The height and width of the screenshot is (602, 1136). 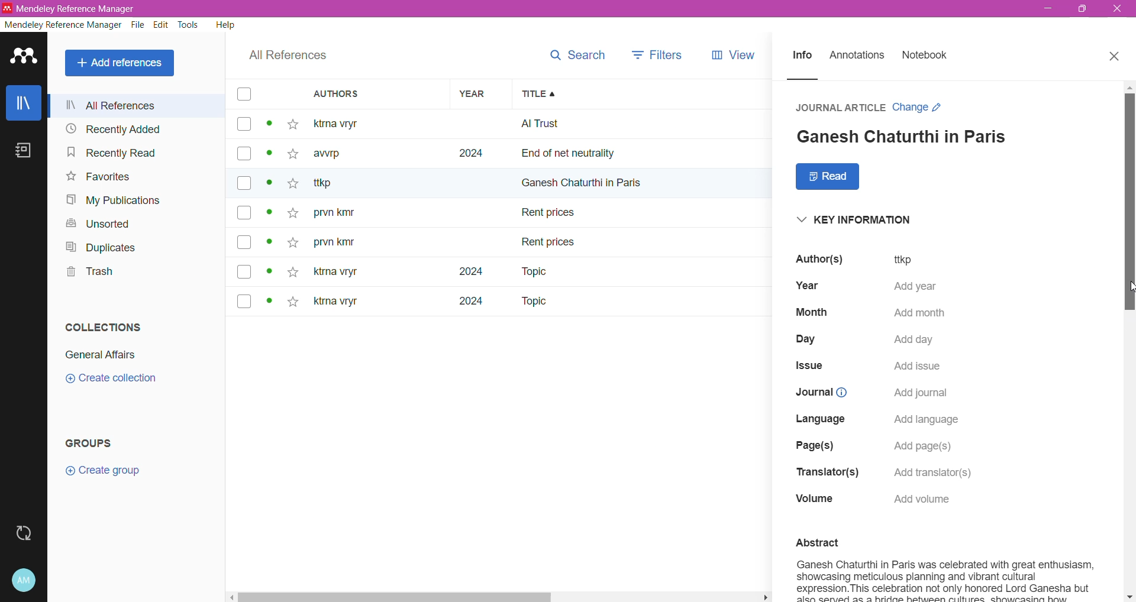 I want to click on Author names of the references in the Library, so click(x=378, y=212).